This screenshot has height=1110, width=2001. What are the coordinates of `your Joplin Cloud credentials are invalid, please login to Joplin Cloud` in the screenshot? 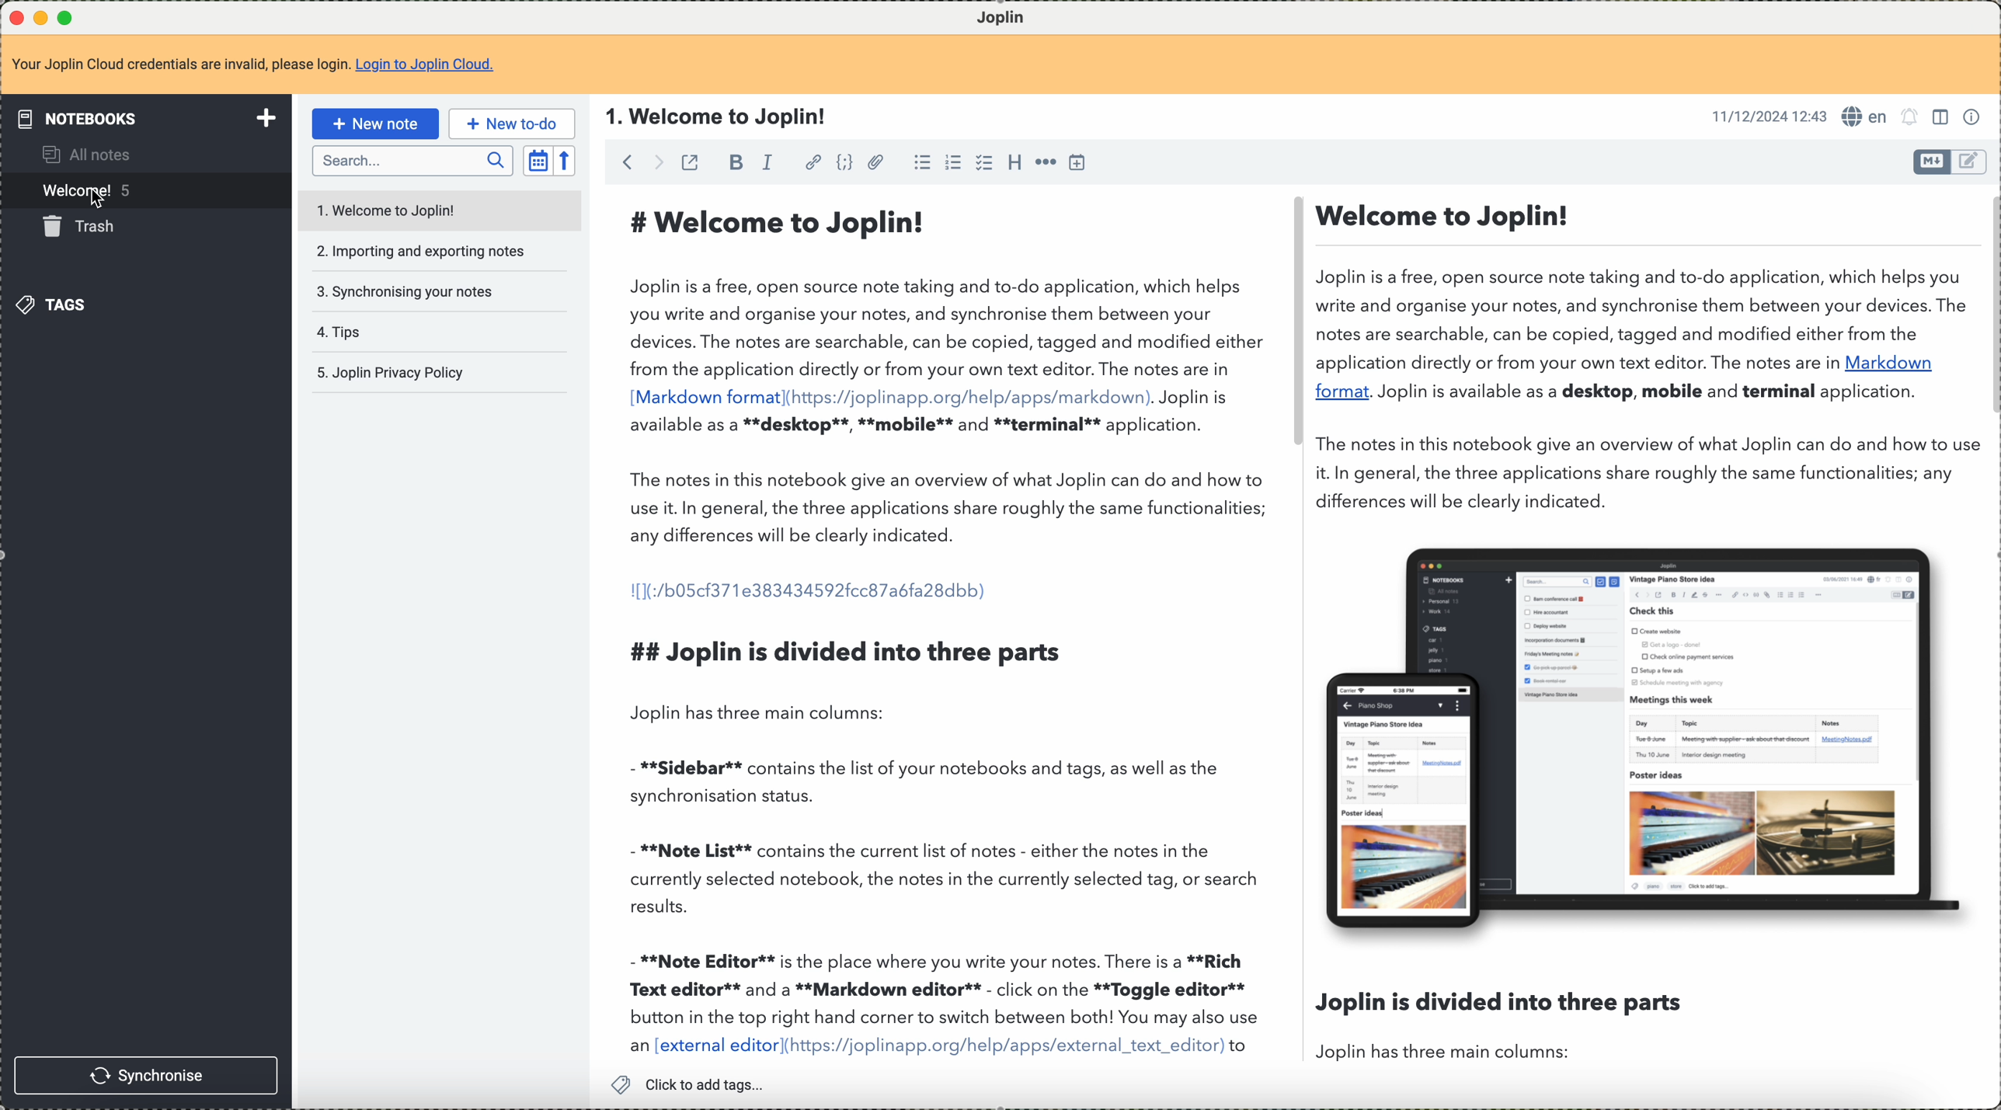 It's located at (254, 64).